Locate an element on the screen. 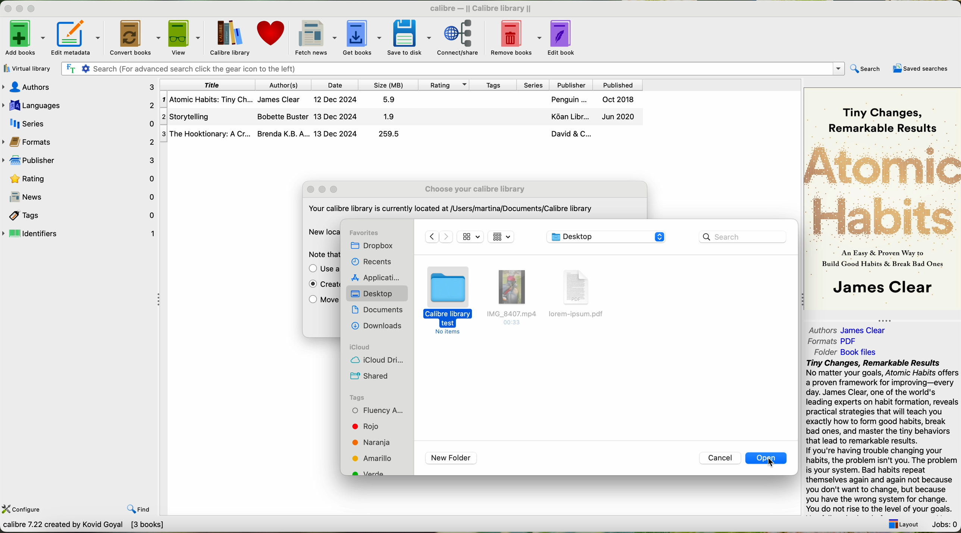  James Clear is located at coordinates (882, 289).